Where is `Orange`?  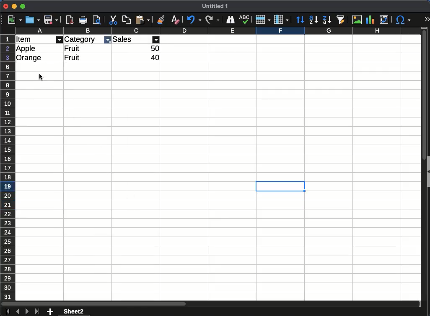
Orange is located at coordinates (29, 58).